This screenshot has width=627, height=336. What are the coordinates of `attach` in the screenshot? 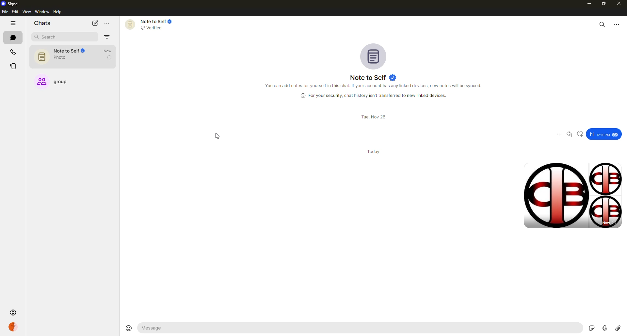 It's located at (618, 328).